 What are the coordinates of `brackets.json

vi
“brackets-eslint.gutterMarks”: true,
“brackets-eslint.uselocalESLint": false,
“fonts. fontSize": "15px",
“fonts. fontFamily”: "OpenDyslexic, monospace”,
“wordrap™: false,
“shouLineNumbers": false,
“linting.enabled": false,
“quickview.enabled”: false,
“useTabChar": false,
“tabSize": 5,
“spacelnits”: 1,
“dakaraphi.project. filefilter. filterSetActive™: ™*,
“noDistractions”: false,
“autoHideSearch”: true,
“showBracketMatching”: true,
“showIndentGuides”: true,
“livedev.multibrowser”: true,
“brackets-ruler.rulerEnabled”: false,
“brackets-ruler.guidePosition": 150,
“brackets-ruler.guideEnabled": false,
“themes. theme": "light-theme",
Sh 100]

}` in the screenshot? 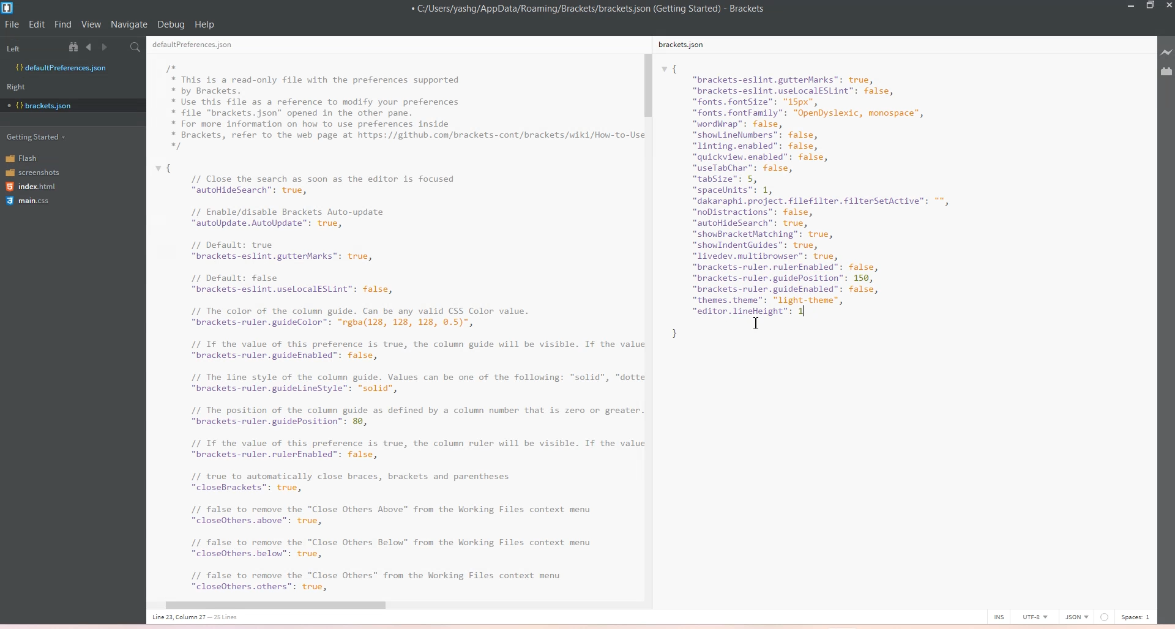 It's located at (830, 202).